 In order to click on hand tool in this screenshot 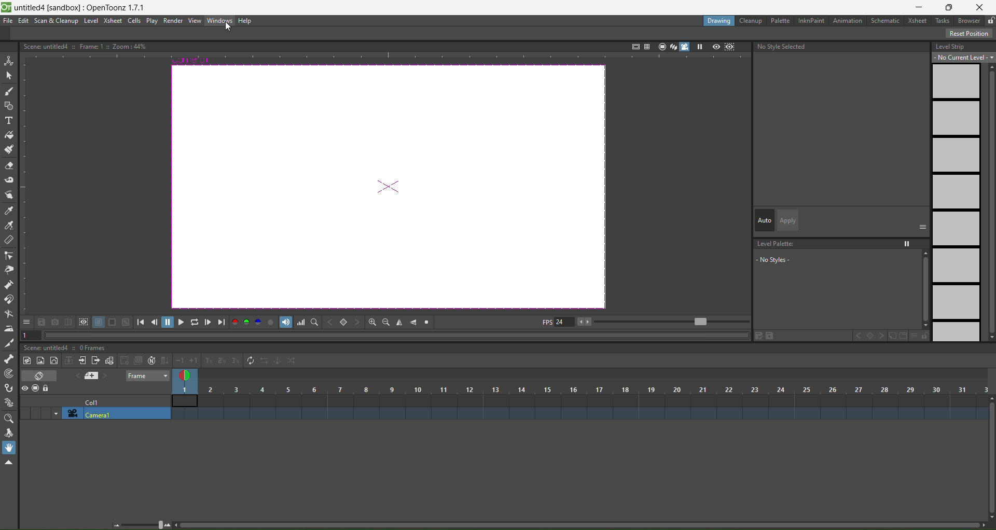, I will do `click(11, 448)`.